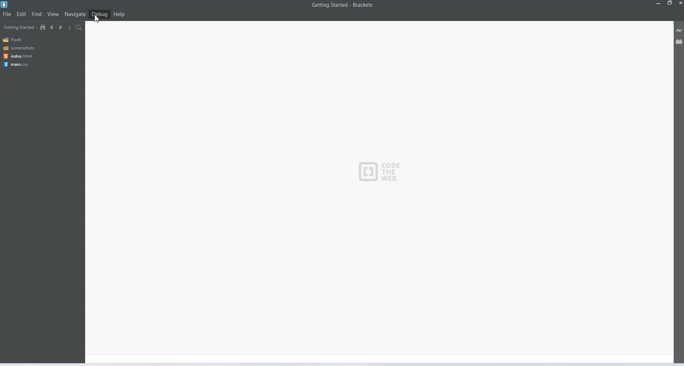  What do you see at coordinates (18, 27) in the screenshot?
I see `Gating started` at bounding box center [18, 27].